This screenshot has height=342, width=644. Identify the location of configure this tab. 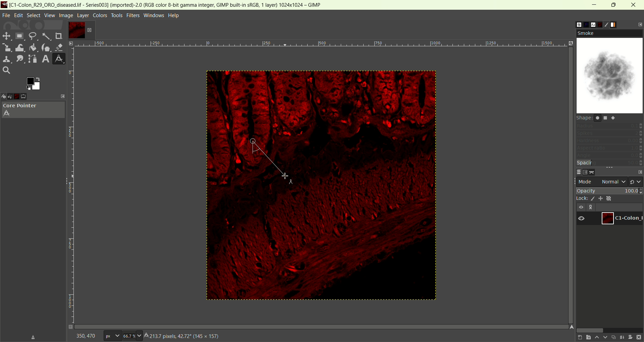
(63, 96).